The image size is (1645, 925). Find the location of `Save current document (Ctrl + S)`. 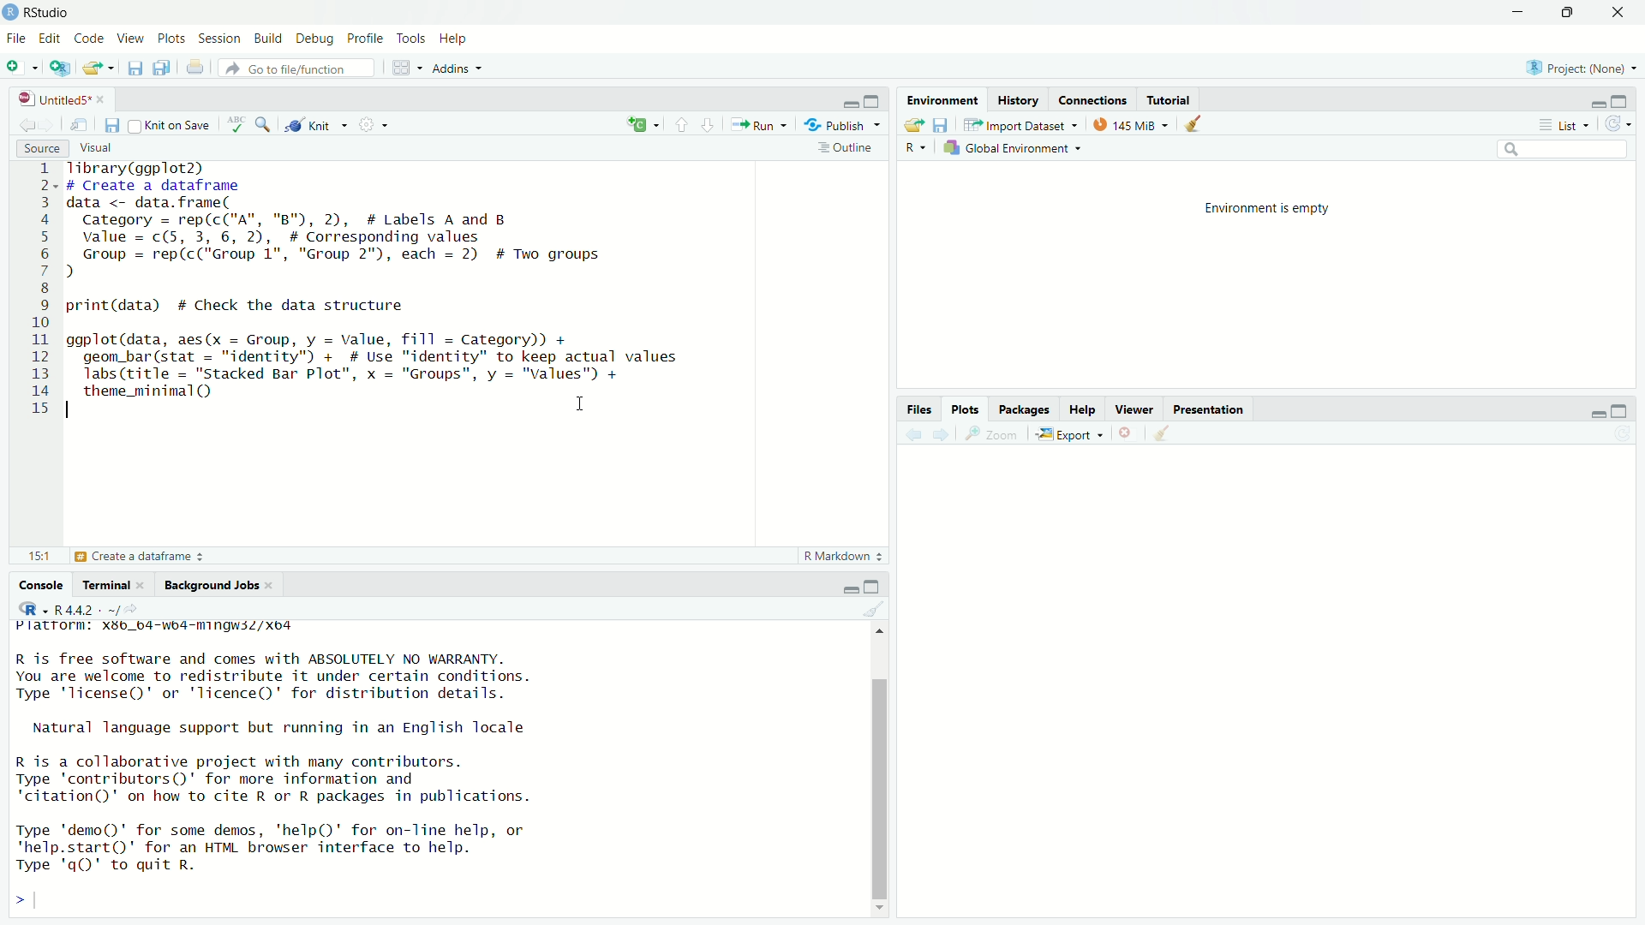

Save current document (Ctrl + S) is located at coordinates (137, 68).